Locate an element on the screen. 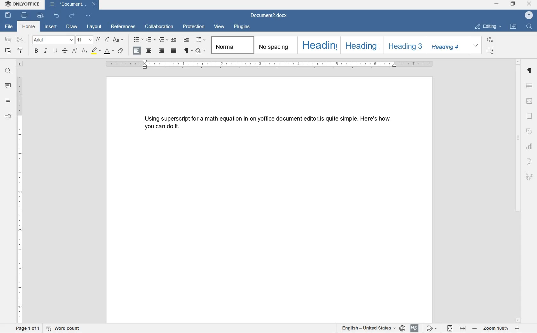 This screenshot has height=333, width=537. tab is located at coordinates (20, 65).